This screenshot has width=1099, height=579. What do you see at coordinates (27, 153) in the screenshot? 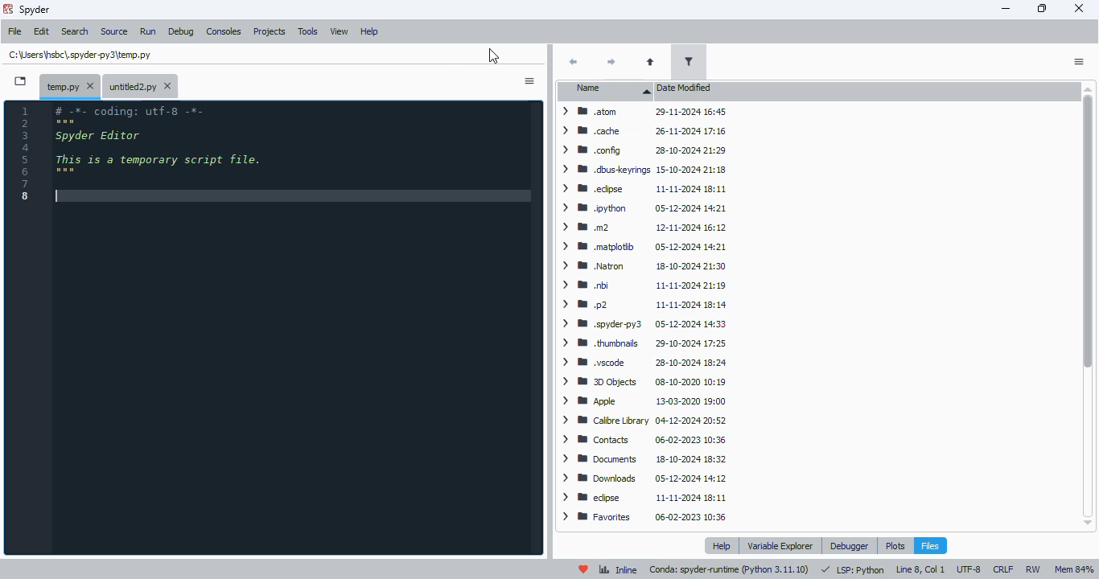
I see `line numbers` at bounding box center [27, 153].